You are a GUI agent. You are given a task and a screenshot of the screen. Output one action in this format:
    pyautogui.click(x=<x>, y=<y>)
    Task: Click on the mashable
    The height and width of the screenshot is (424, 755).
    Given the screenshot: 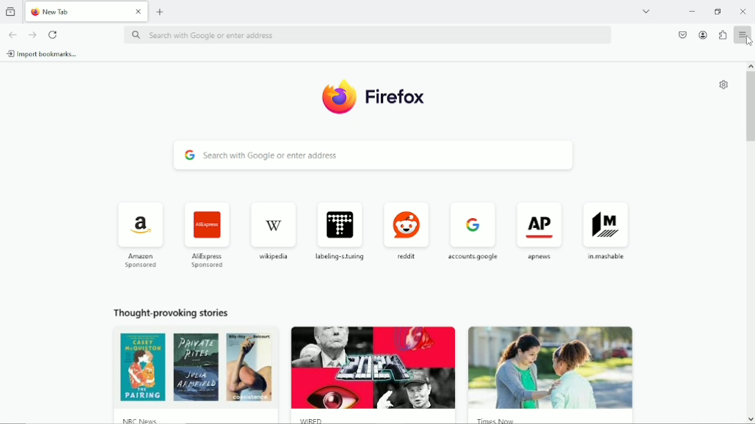 What is the action you would take?
    pyautogui.click(x=609, y=229)
    